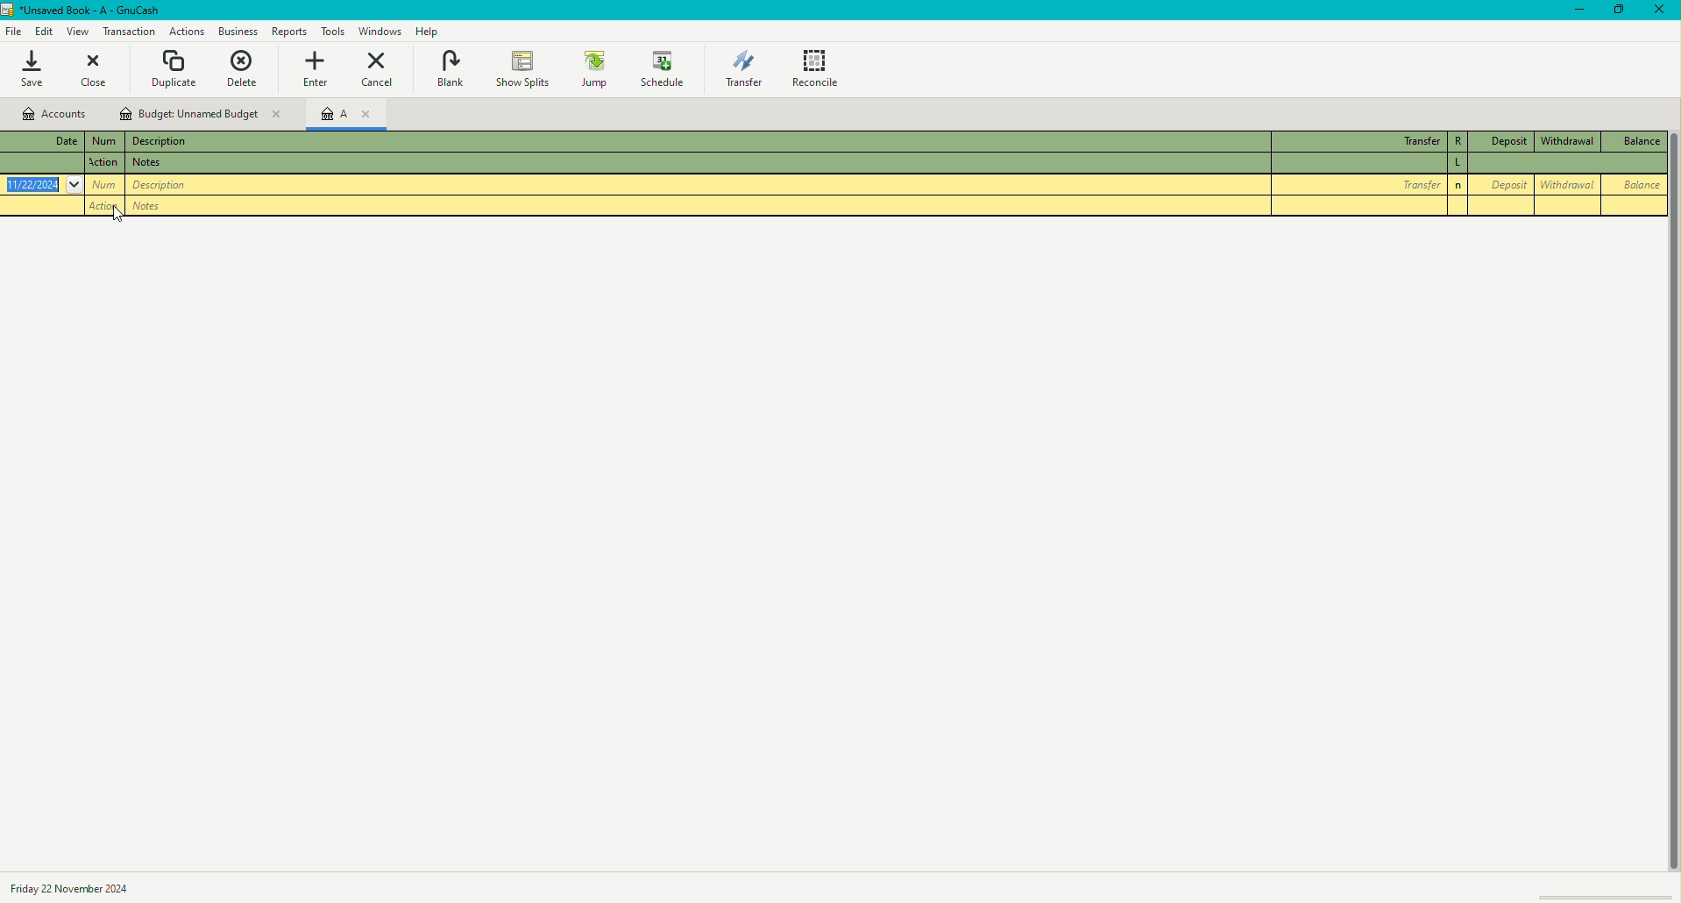  What do you see at coordinates (332, 30) in the screenshot?
I see `Tools` at bounding box center [332, 30].